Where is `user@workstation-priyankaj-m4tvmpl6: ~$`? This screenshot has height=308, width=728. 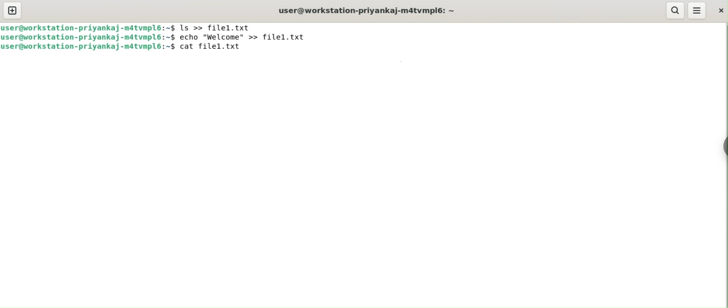
user@workstation-priyankaj-m4tvmpl6: ~$ is located at coordinates (85, 27).